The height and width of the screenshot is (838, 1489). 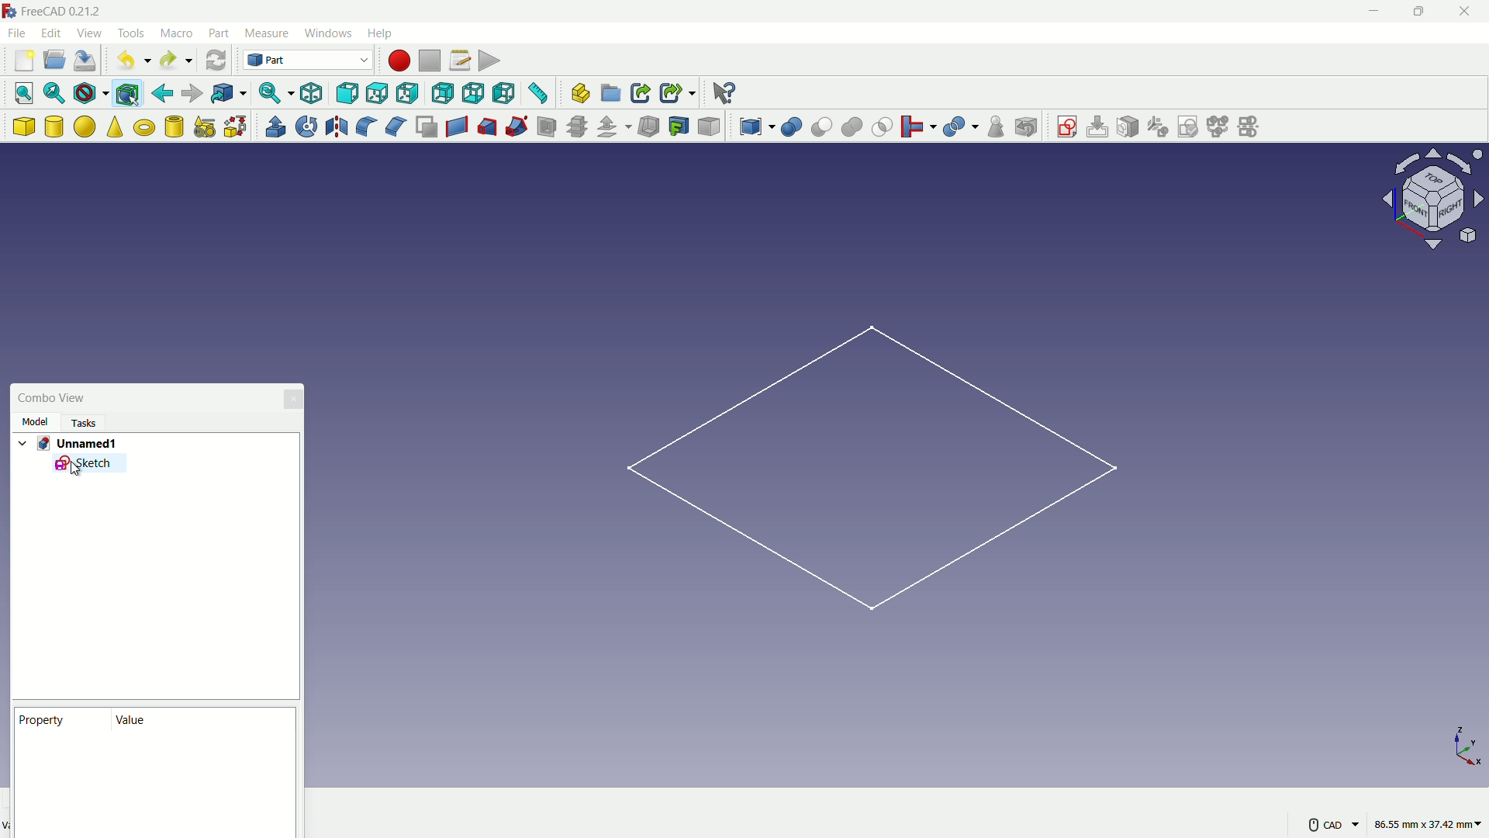 I want to click on selection, so click(x=883, y=127).